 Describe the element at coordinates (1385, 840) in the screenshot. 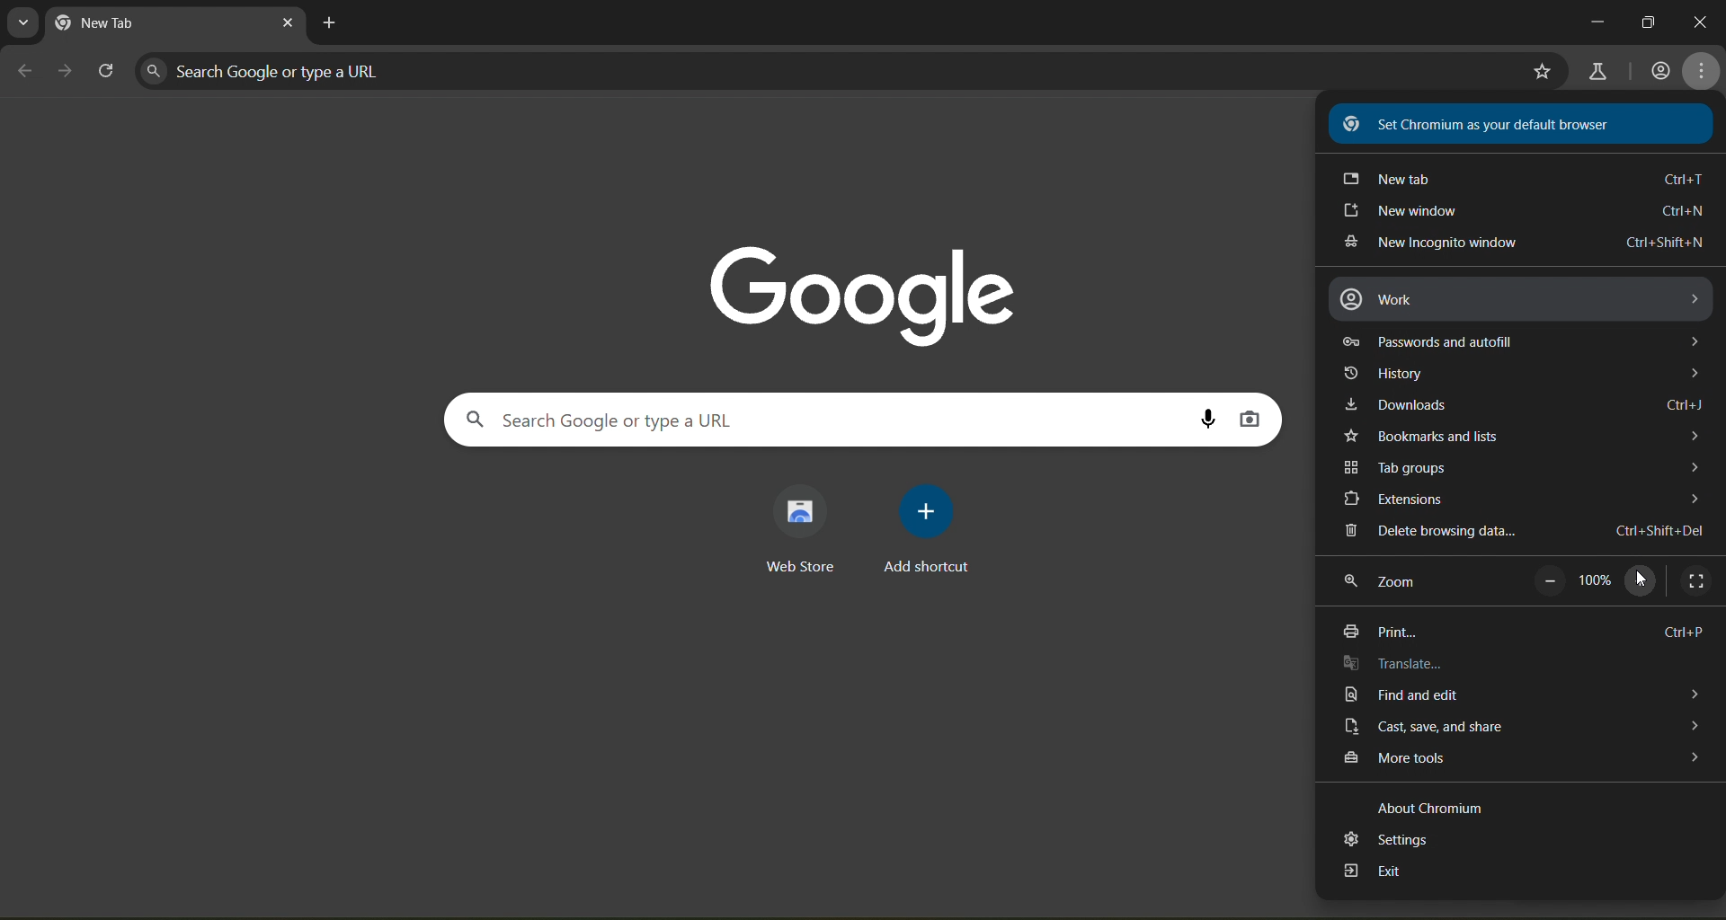

I see `settings` at that location.